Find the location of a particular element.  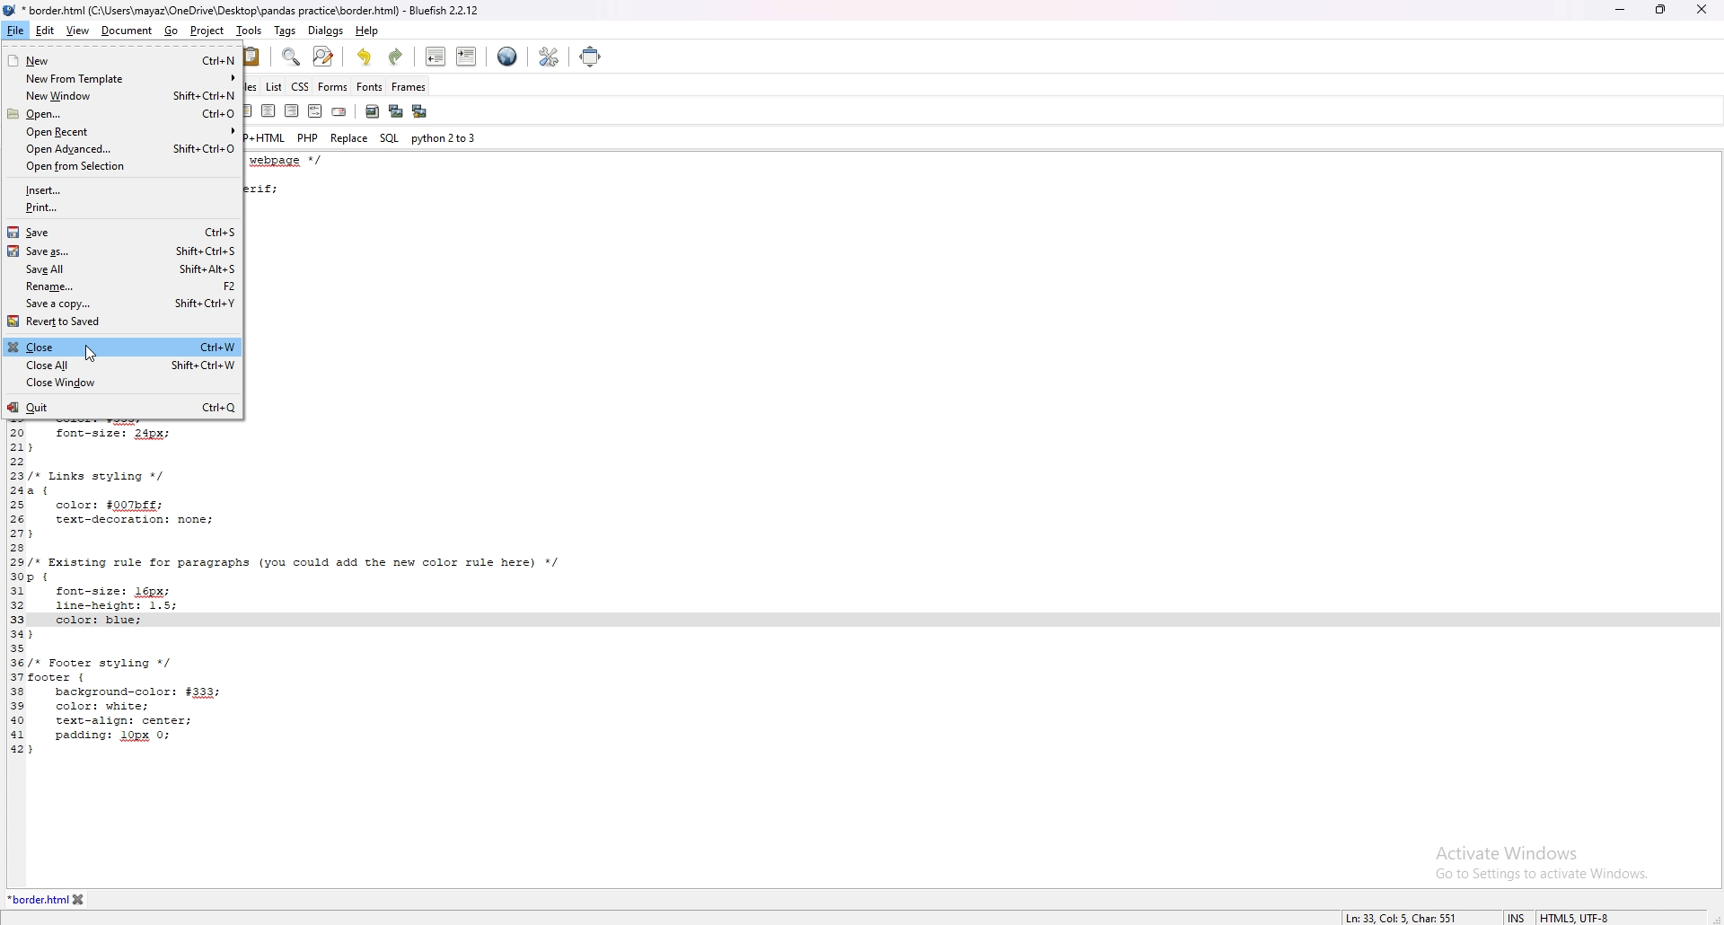

resize is located at coordinates (1660, 11).